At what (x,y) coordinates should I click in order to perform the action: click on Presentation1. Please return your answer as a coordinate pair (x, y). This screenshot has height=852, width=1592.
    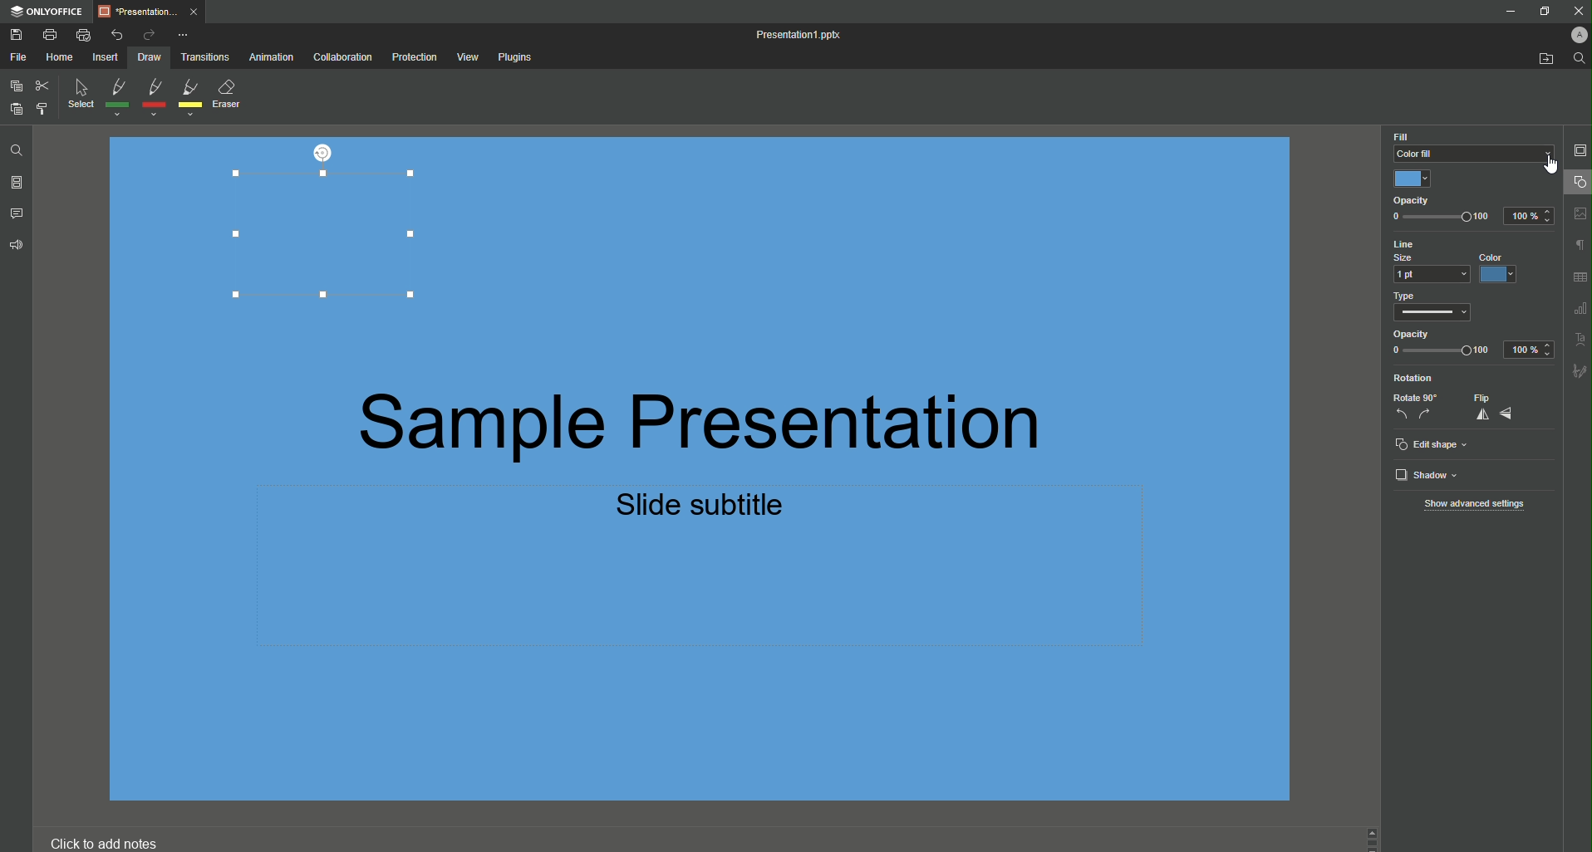
    Looking at the image, I should click on (805, 35).